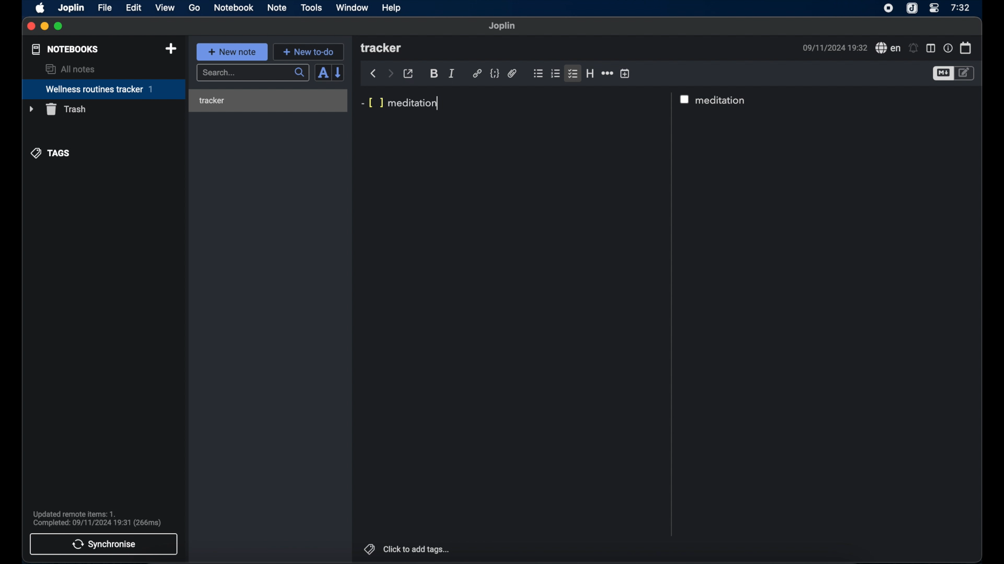 This screenshot has height=564, width=1004. What do you see at coordinates (942, 73) in the screenshot?
I see `toggle editor` at bounding box center [942, 73].